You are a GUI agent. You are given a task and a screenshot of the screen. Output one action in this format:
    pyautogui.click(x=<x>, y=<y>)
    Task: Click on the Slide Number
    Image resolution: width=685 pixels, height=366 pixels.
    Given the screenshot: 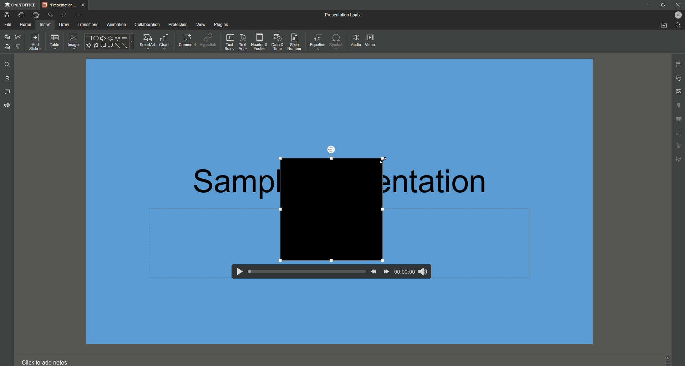 What is the action you would take?
    pyautogui.click(x=296, y=42)
    